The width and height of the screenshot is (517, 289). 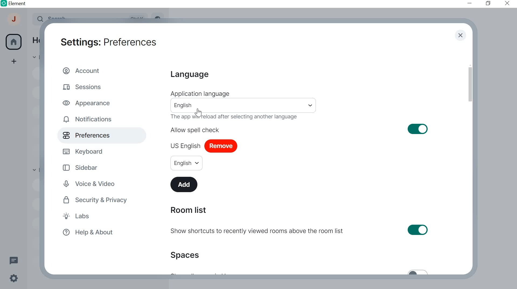 I want to click on ACCOUNT, so click(x=83, y=70).